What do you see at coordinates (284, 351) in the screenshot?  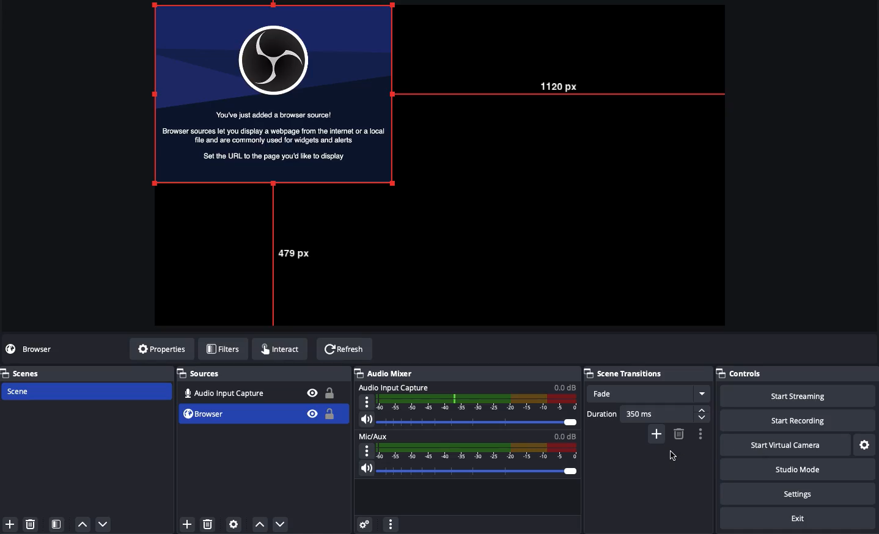 I see `Interact` at bounding box center [284, 351].